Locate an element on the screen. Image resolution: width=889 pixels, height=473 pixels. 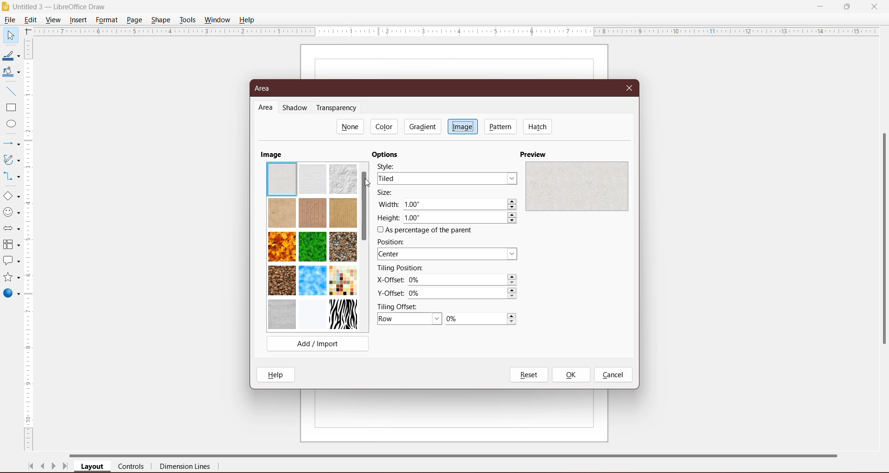
Connectors is located at coordinates (11, 177).